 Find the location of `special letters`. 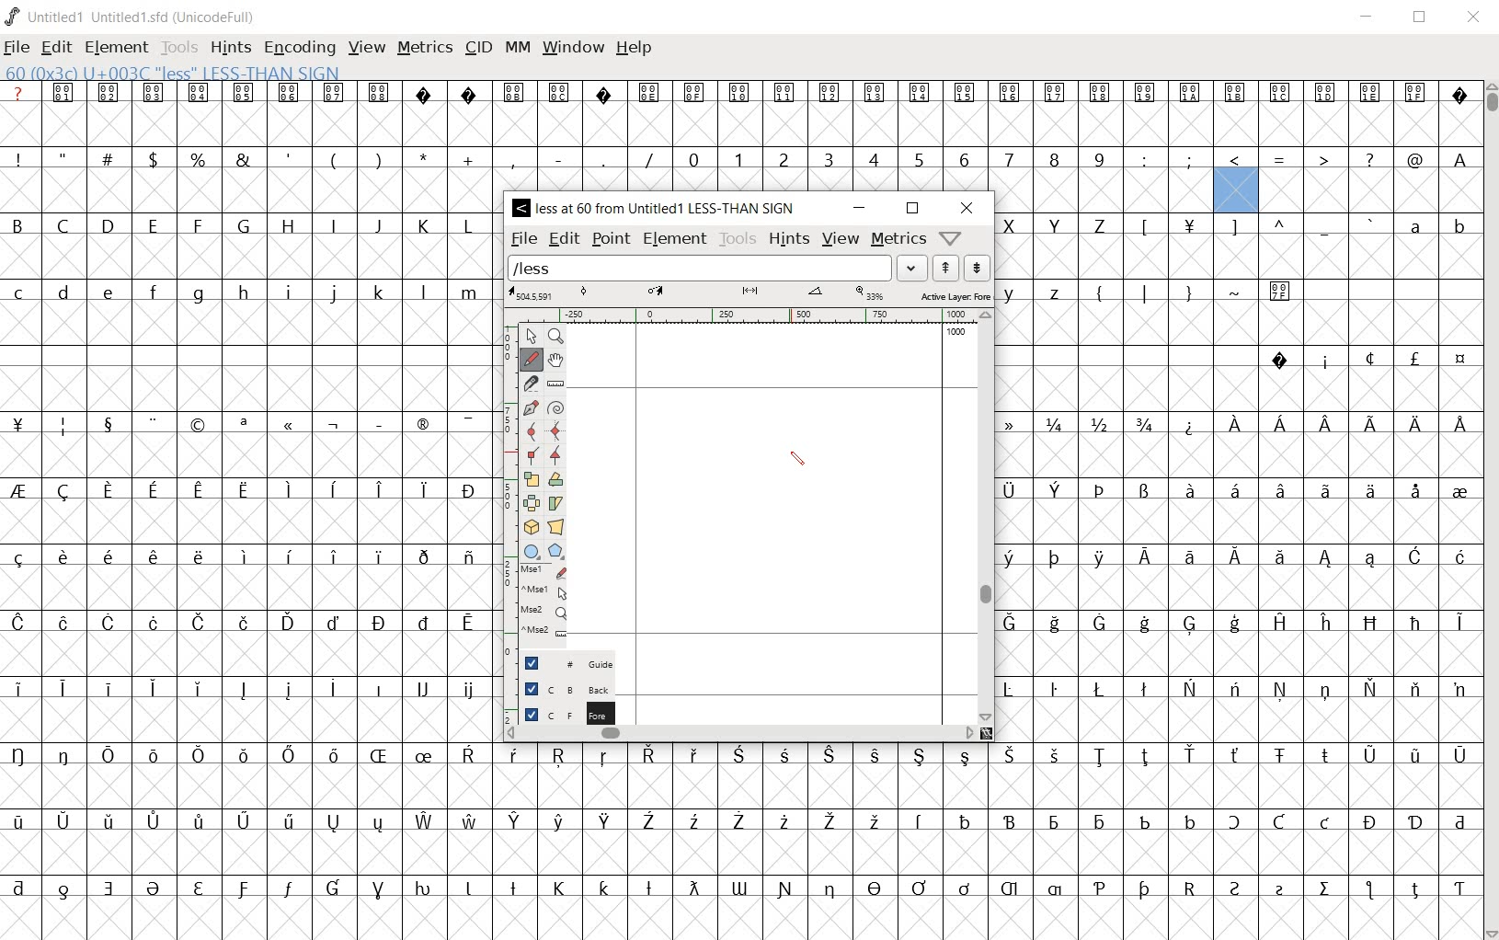

special letters is located at coordinates (1239, 622).